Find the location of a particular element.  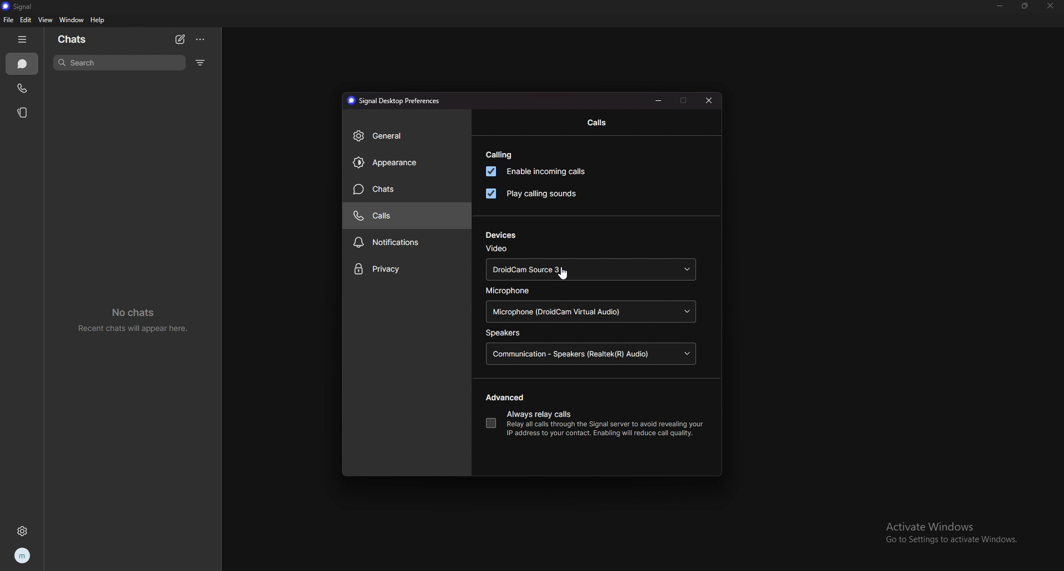

minimize is located at coordinates (1001, 6).